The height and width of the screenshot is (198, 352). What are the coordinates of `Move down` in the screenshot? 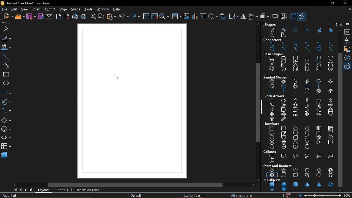 It's located at (341, 190).